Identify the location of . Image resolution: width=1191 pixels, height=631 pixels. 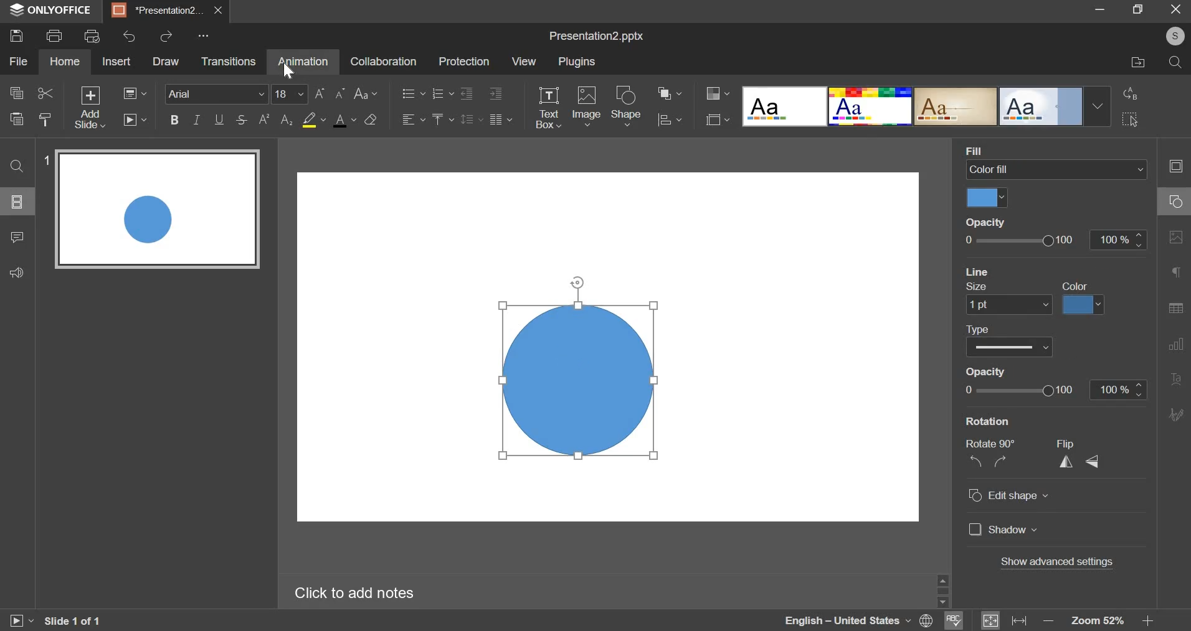
(946, 599).